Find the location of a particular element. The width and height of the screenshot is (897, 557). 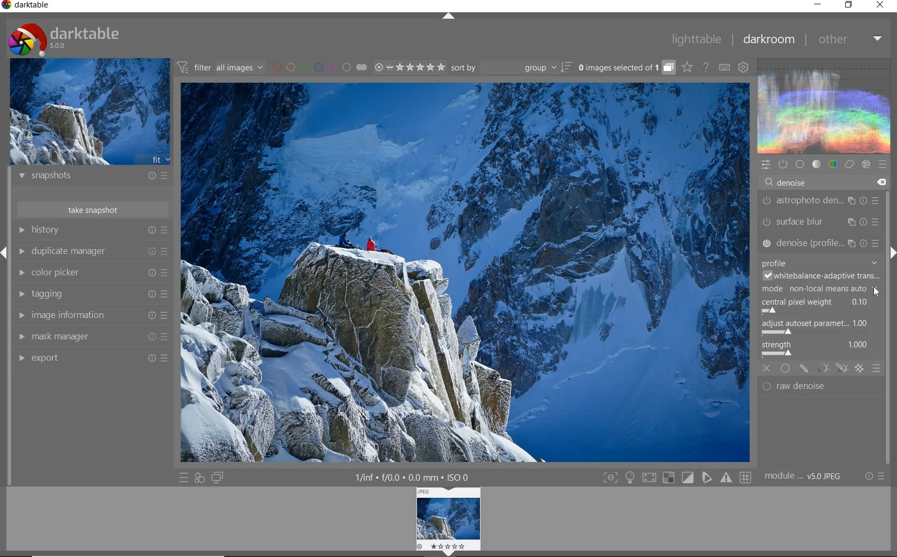

Toggle modes is located at coordinates (677, 476).